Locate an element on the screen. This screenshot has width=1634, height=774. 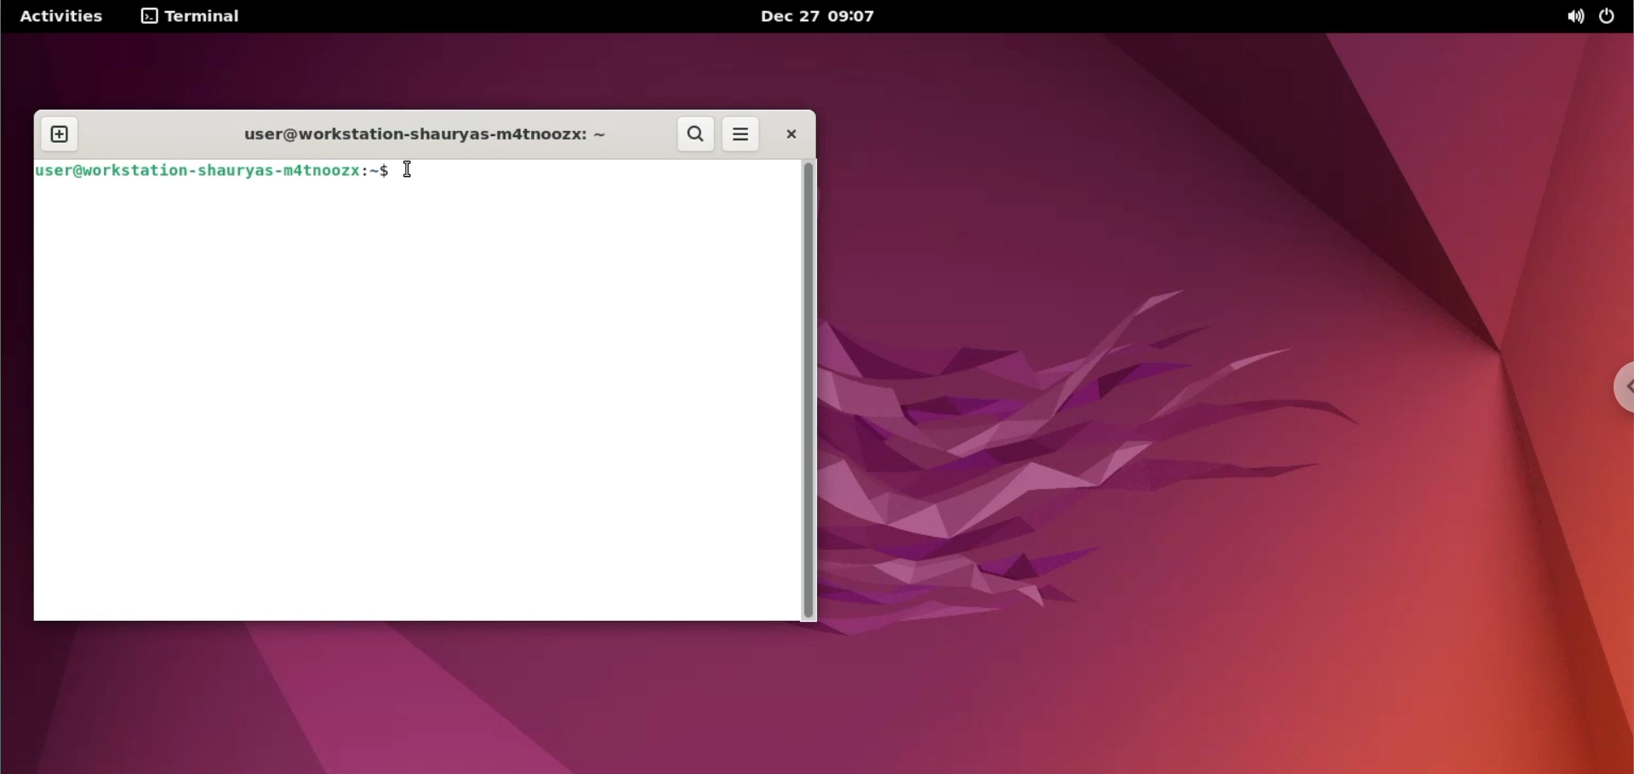
terminal navigation is located at coordinates (202, 18).